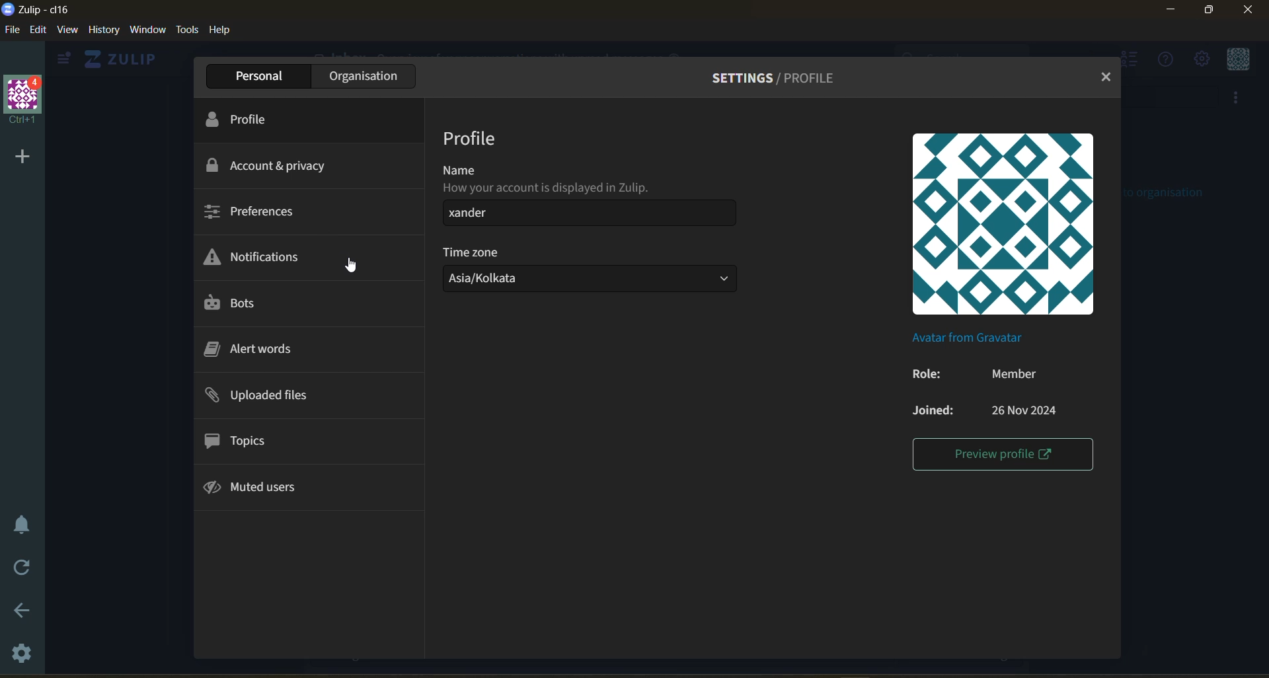 The height and width of the screenshot is (678, 1269). What do you see at coordinates (70, 31) in the screenshot?
I see `view` at bounding box center [70, 31].